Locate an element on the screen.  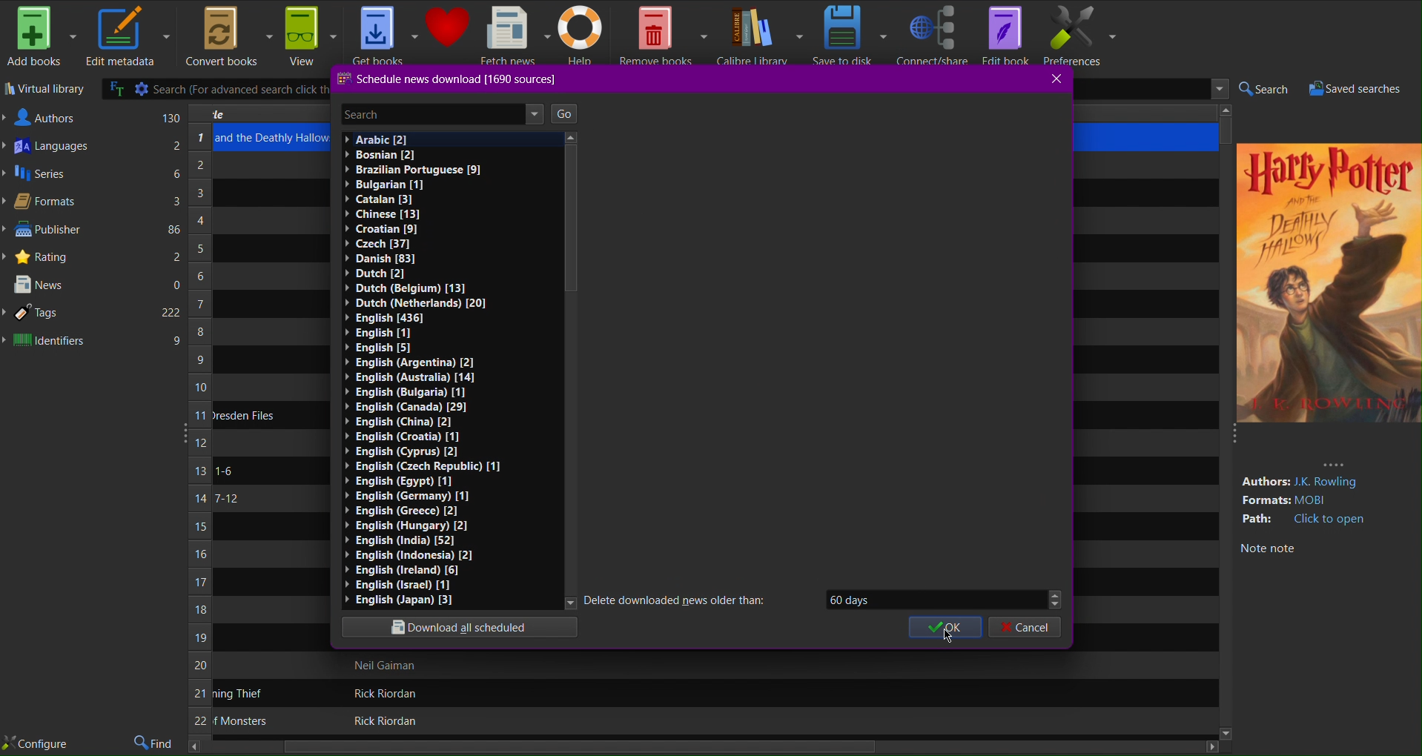
down is located at coordinates (566, 604).